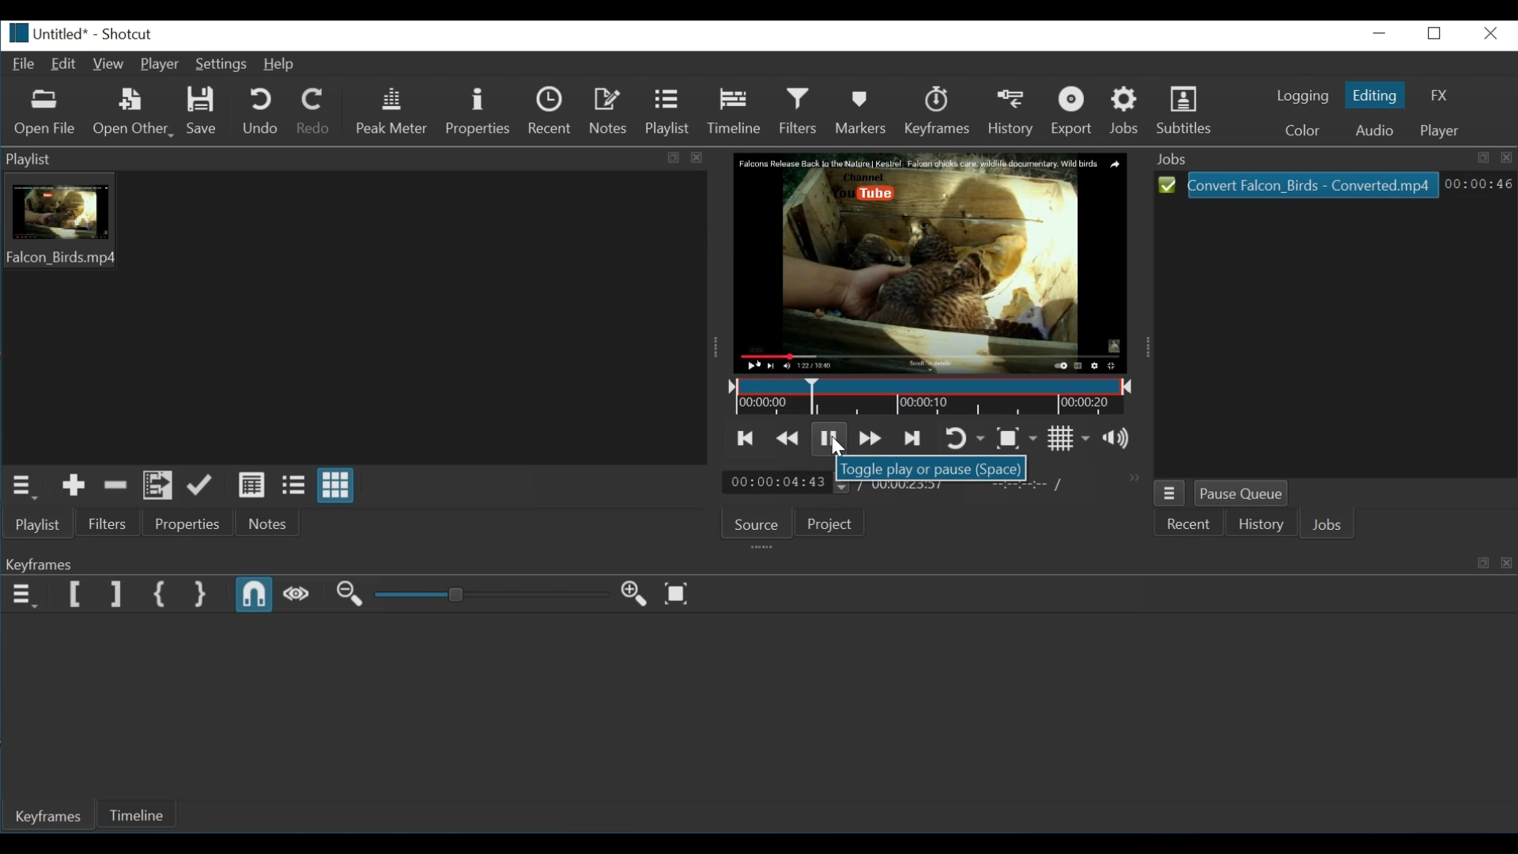 This screenshot has width=1518, height=854. Describe the element at coordinates (1260, 525) in the screenshot. I see `History` at that location.